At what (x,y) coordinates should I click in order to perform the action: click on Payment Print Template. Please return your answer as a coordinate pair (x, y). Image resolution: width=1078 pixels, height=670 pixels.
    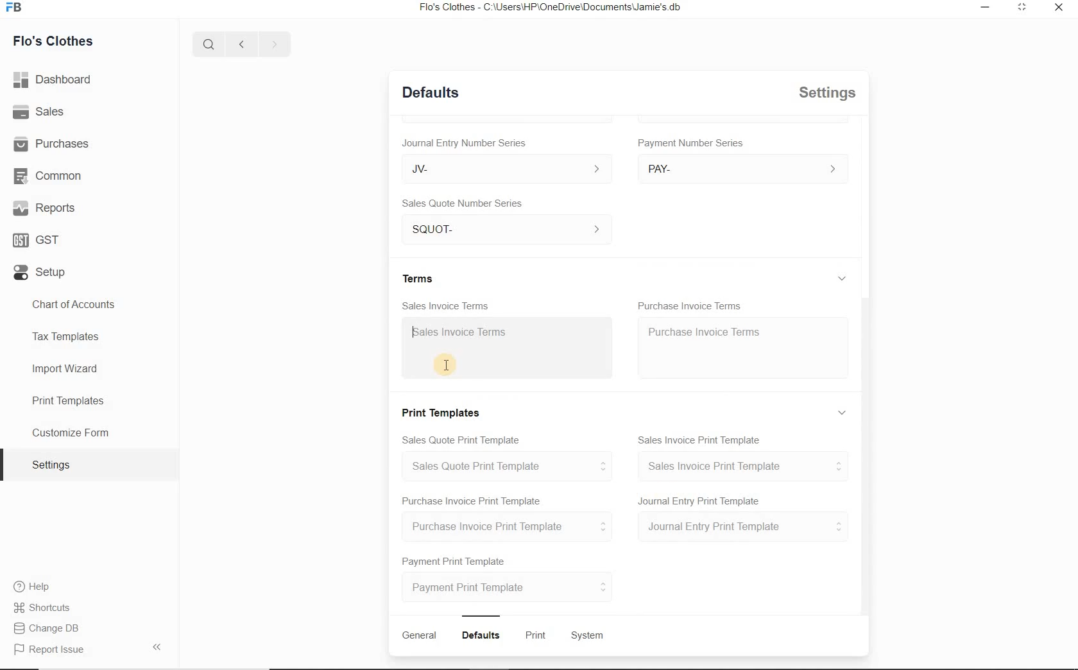
    Looking at the image, I should click on (455, 562).